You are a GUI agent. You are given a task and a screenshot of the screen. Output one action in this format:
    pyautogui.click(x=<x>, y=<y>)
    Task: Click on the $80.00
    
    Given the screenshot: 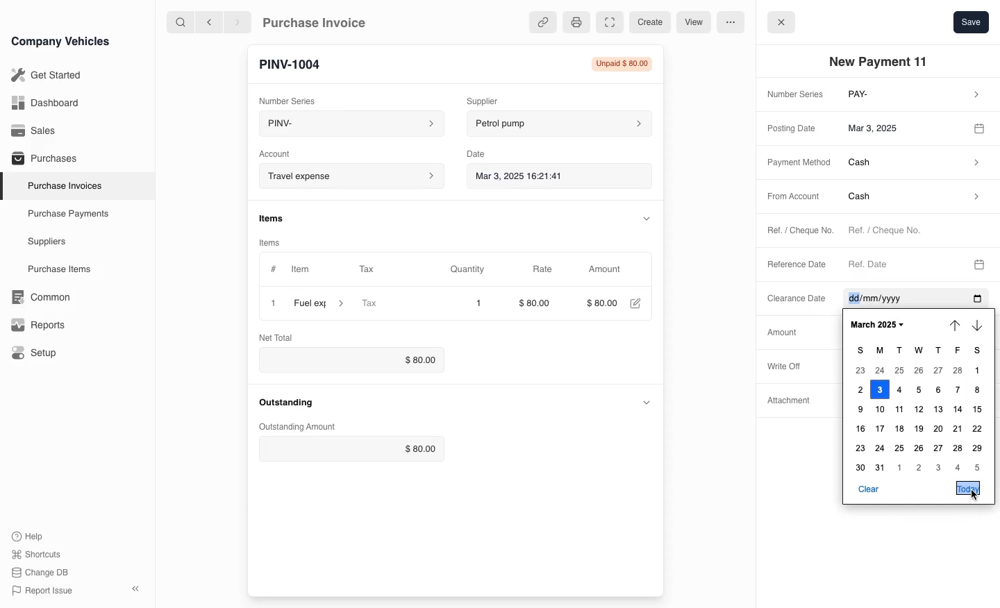 What is the action you would take?
    pyautogui.click(x=353, y=449)
    